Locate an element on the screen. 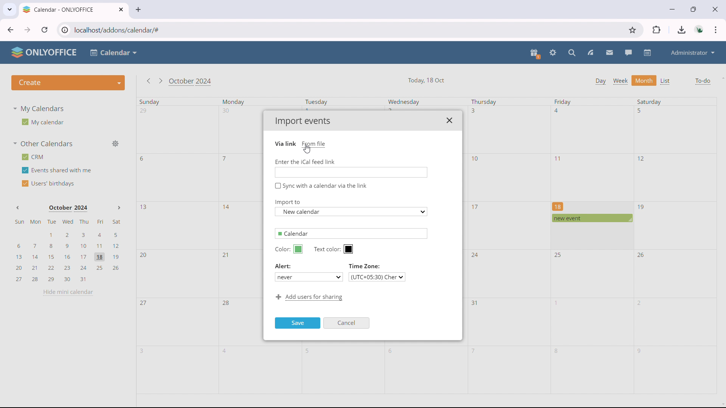 The width and height of the screenshot is (726, 408). 7 is located at coordinates (474, 350).